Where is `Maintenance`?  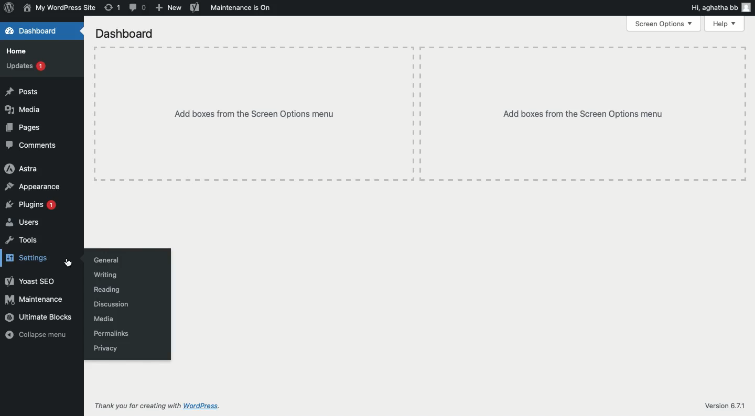 Maintenance is located at coordinates (35, 300).